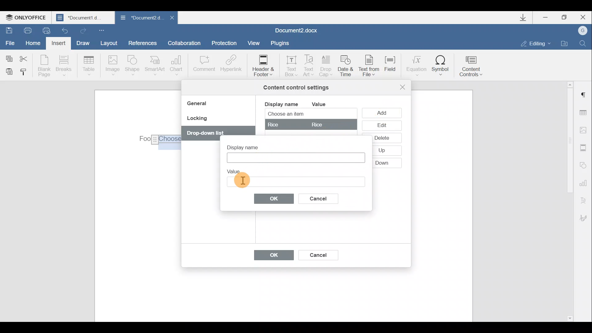 Image resolution: width=592 pixels, height=333 pixels. Describe the element at coordinates (24, 30) in the screenshot. I see `Print file` at that location.